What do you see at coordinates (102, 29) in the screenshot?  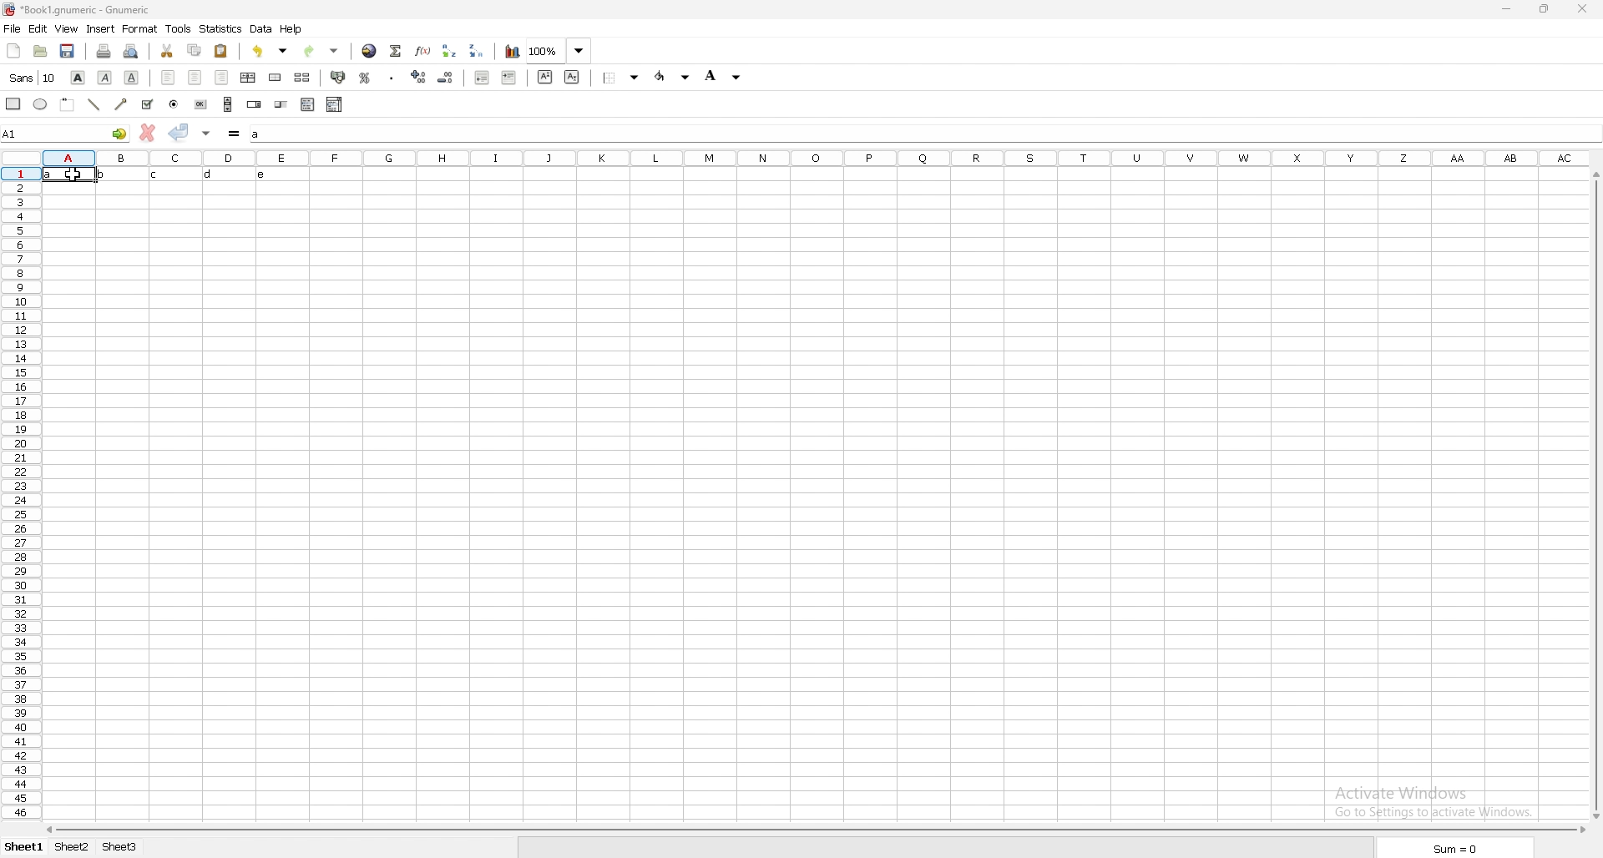 I see `insert` at bounding box center [102, 29].